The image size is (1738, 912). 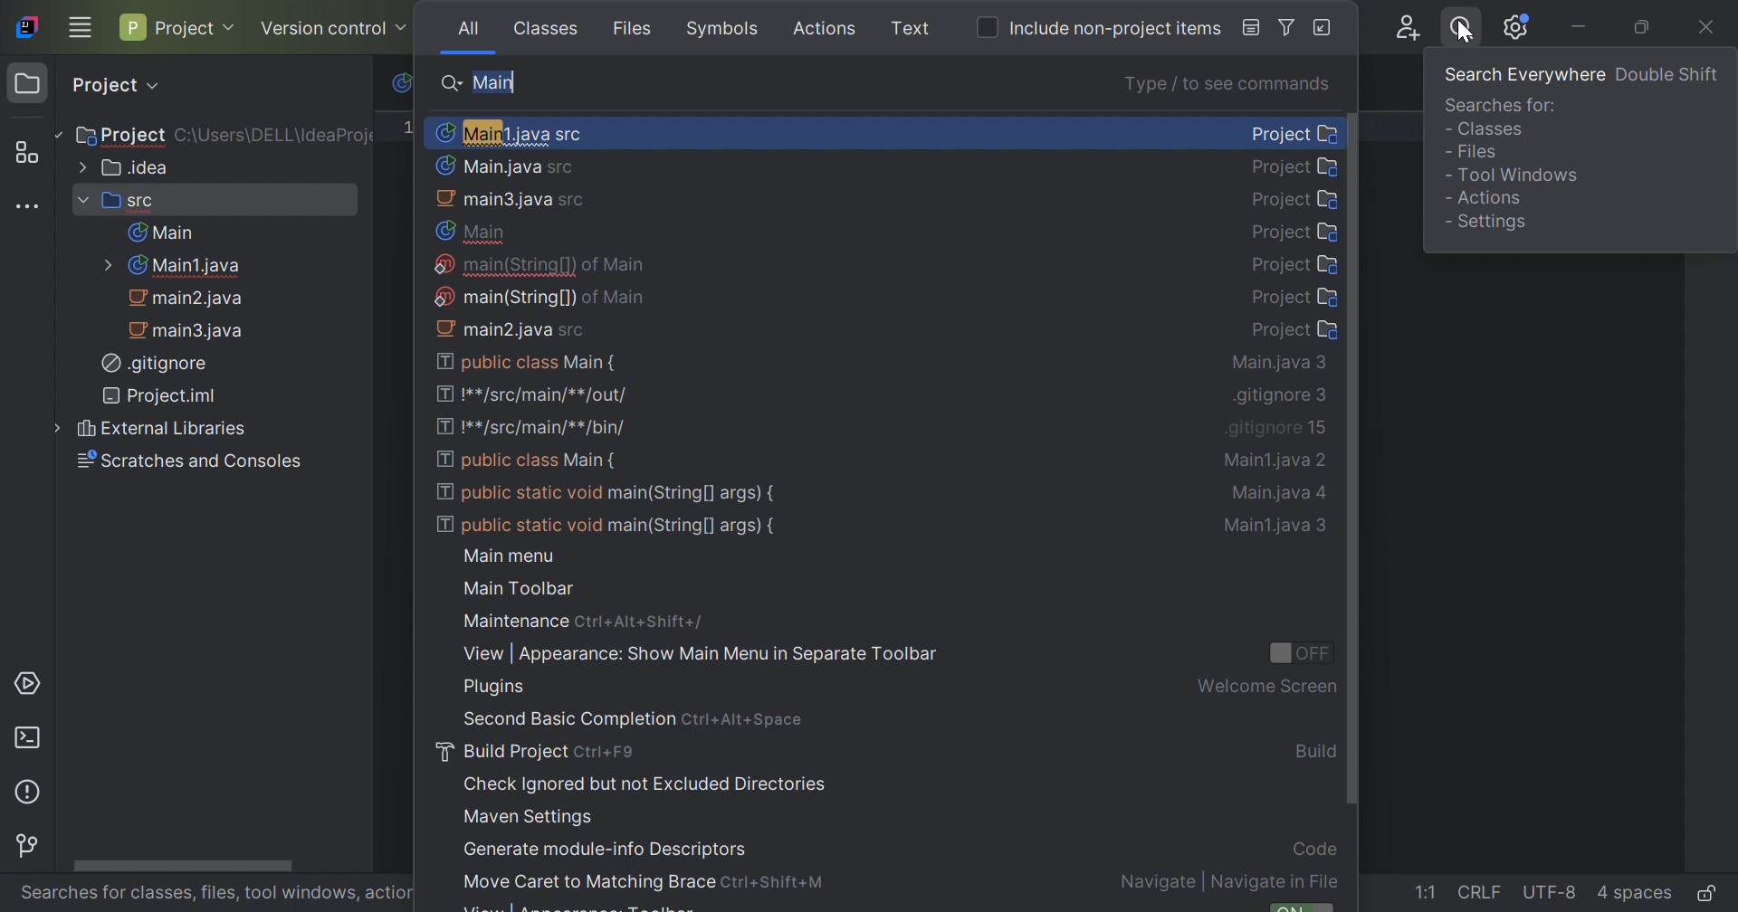 What do you see at coordinates (186, 459) in the screenshot?
I see `Scratches and Consoles` at bounding box center [186, 459].